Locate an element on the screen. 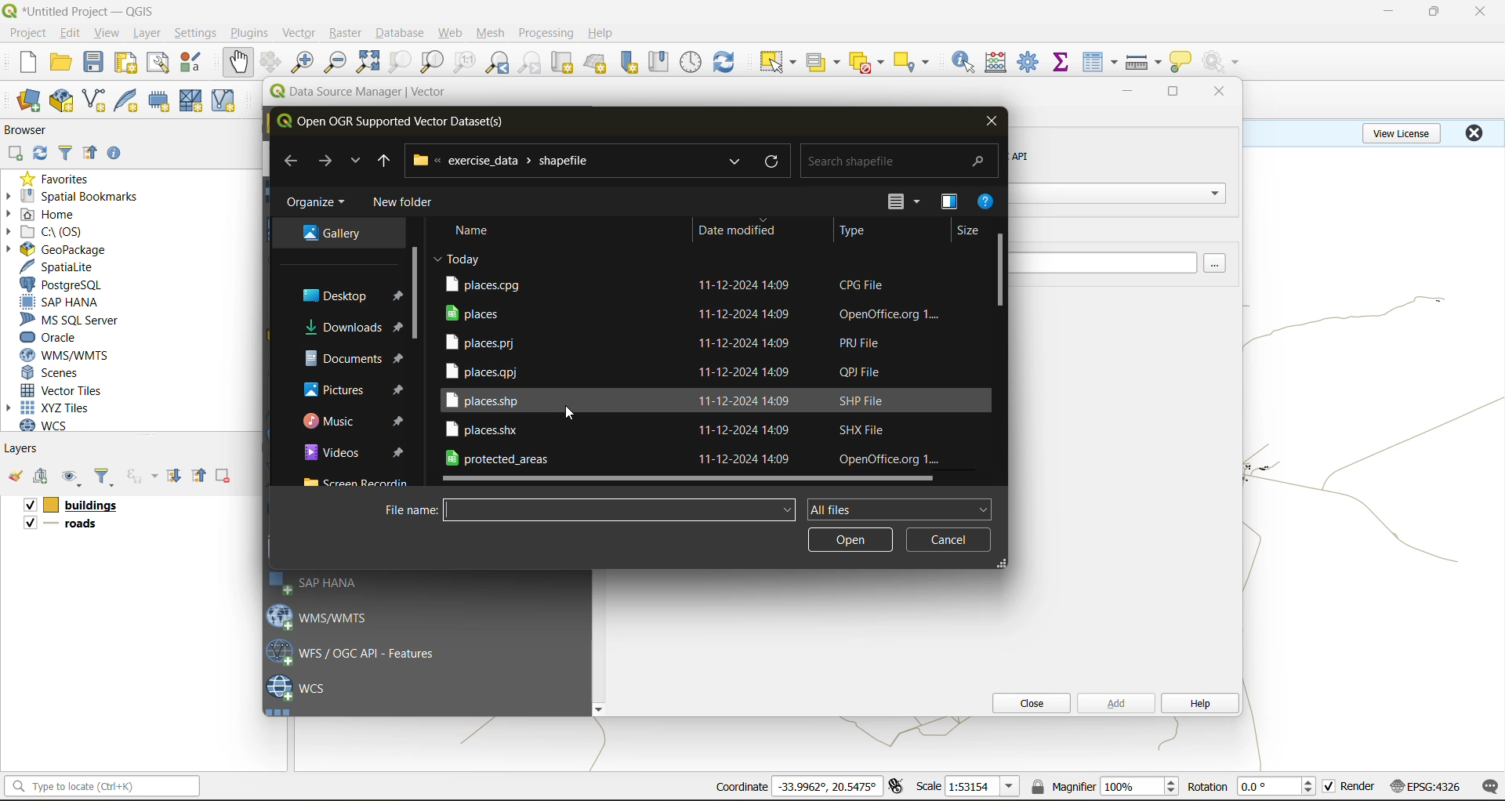 This screenshot has height=801, width=1505. temporary scratch layer is located at coordinates (163, 101).